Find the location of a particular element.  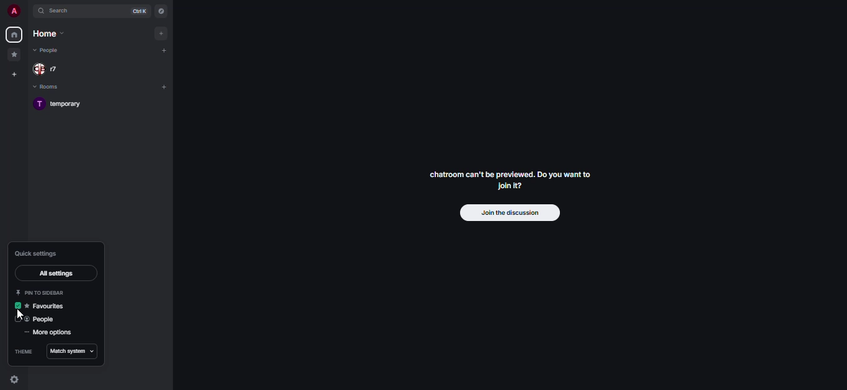

people is located at coordinates (43, 320).